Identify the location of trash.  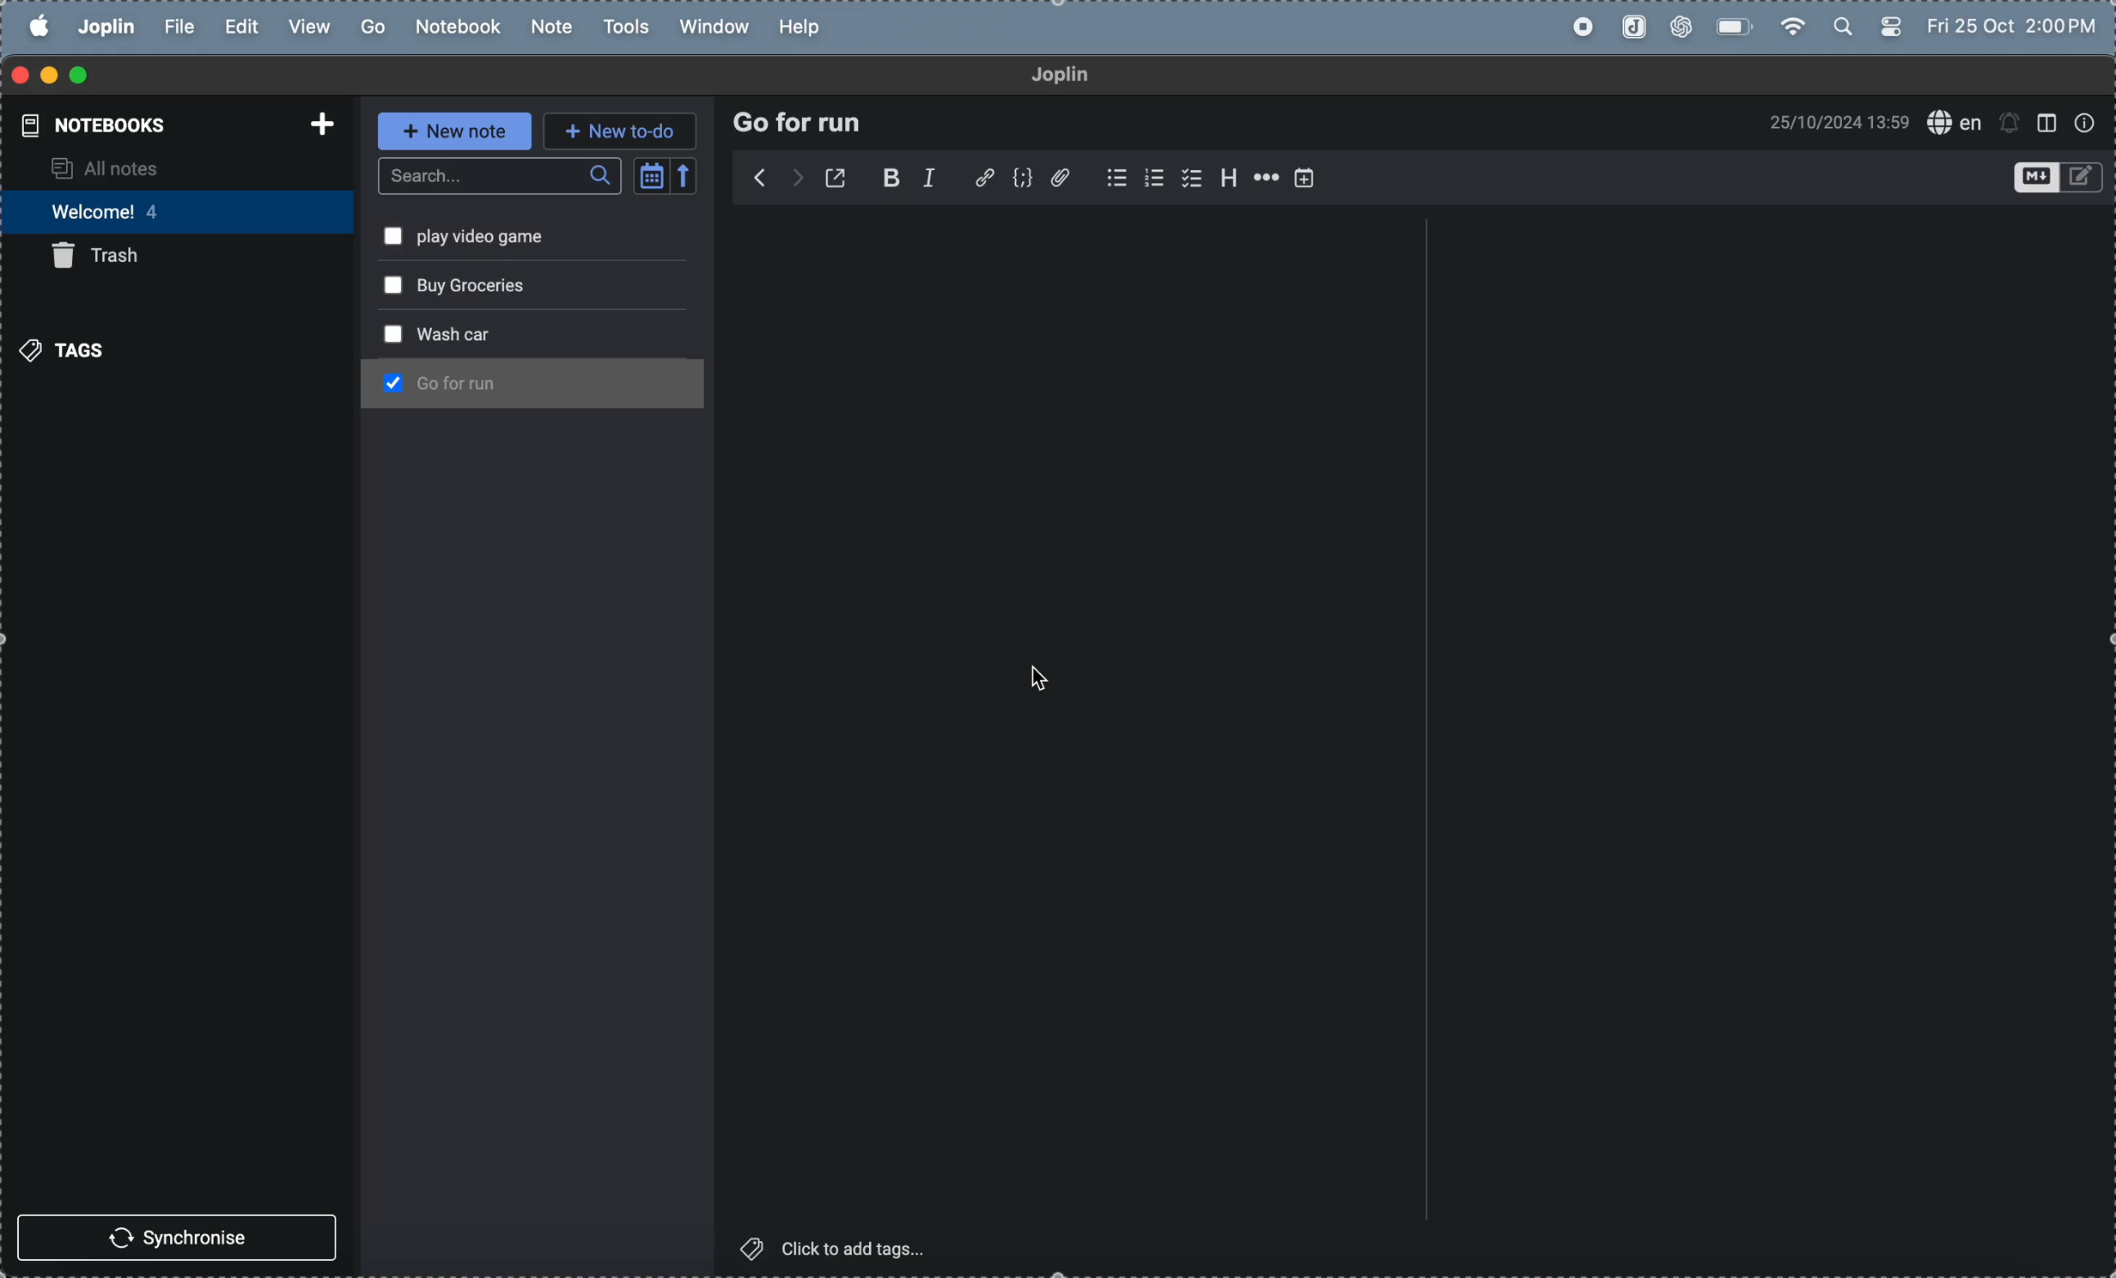
(166, 257).